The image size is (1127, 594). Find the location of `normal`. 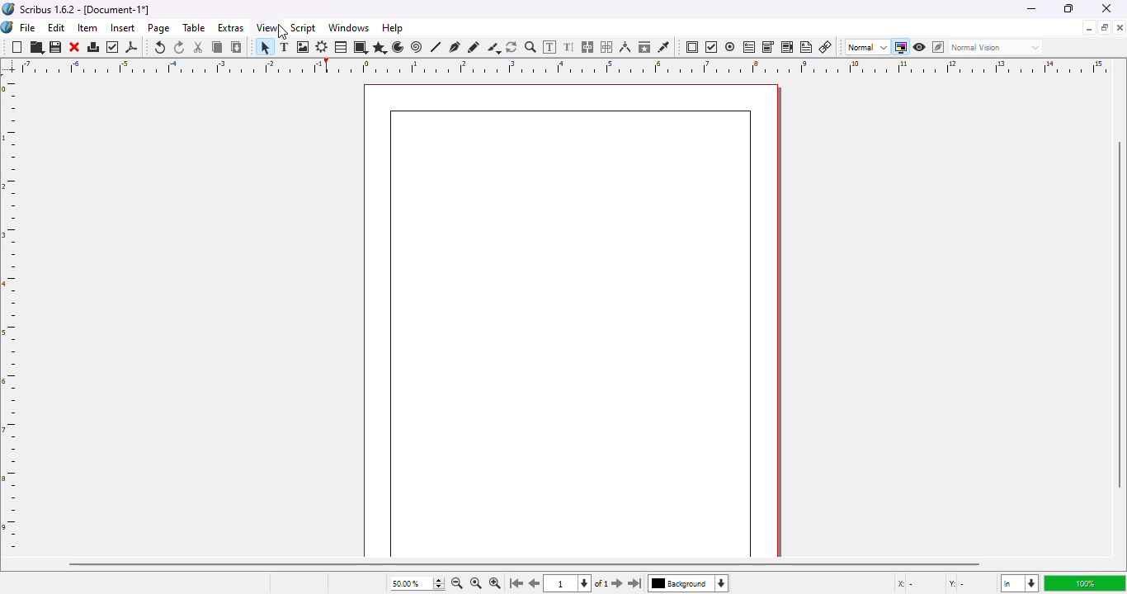

normal is located at coordinates (866, 47).